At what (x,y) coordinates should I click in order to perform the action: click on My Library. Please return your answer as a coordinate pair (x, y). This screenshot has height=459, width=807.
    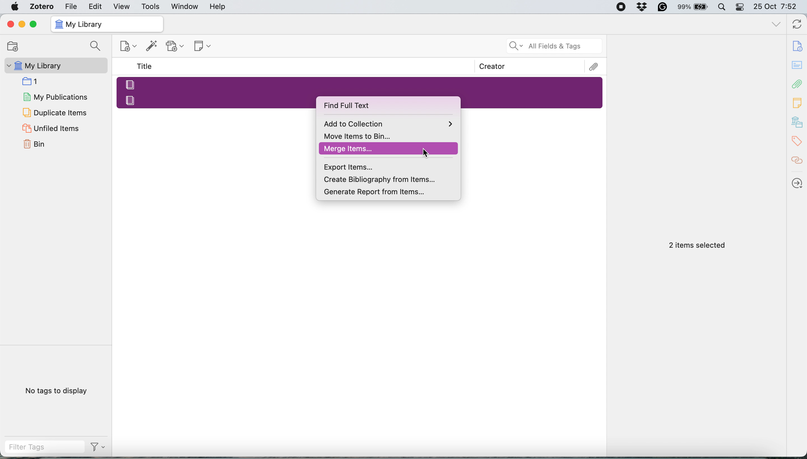
    Looking at the image, I should click on (106, 24).